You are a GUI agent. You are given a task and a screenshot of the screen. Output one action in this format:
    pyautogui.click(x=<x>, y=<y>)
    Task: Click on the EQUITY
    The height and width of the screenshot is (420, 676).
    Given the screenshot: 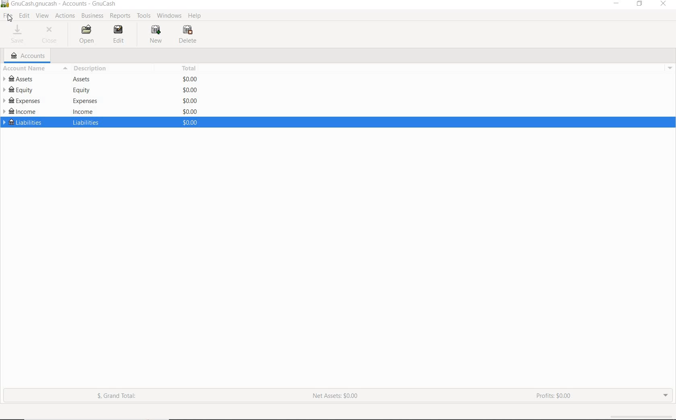 What is the action you would take?
    pyautogui.click(x=21, y=90)
    